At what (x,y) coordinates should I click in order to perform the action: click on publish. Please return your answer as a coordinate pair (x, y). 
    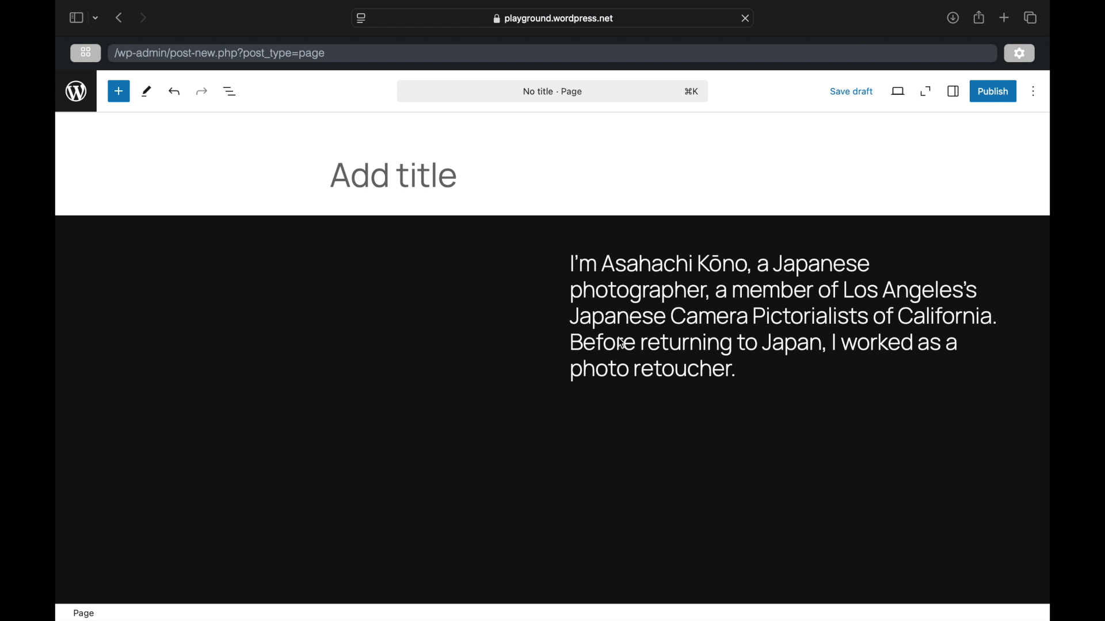
    Looking at the image, I should click on (993, 91).